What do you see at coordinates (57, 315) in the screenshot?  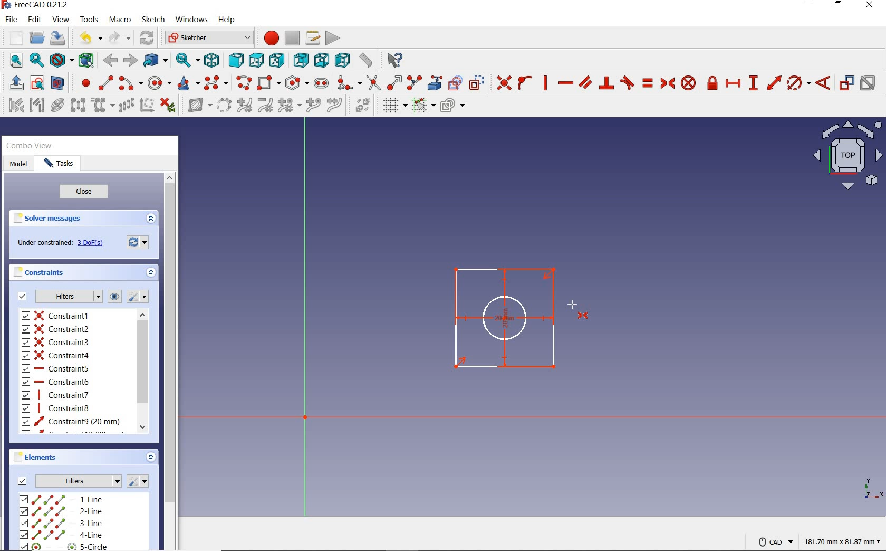 I see `constraint1` at bounding box center [57, 315].